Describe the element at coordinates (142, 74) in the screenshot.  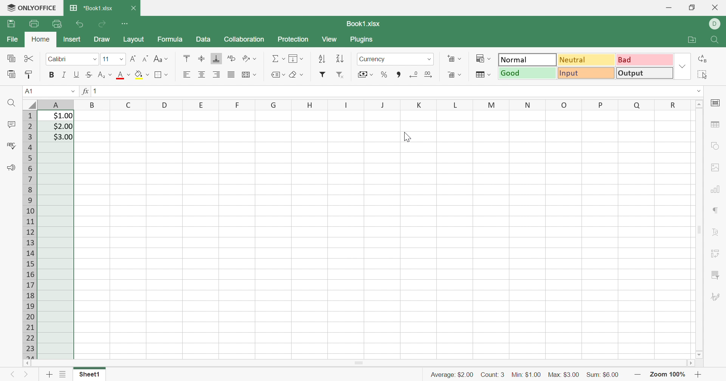
I see `Fill color` at that location.